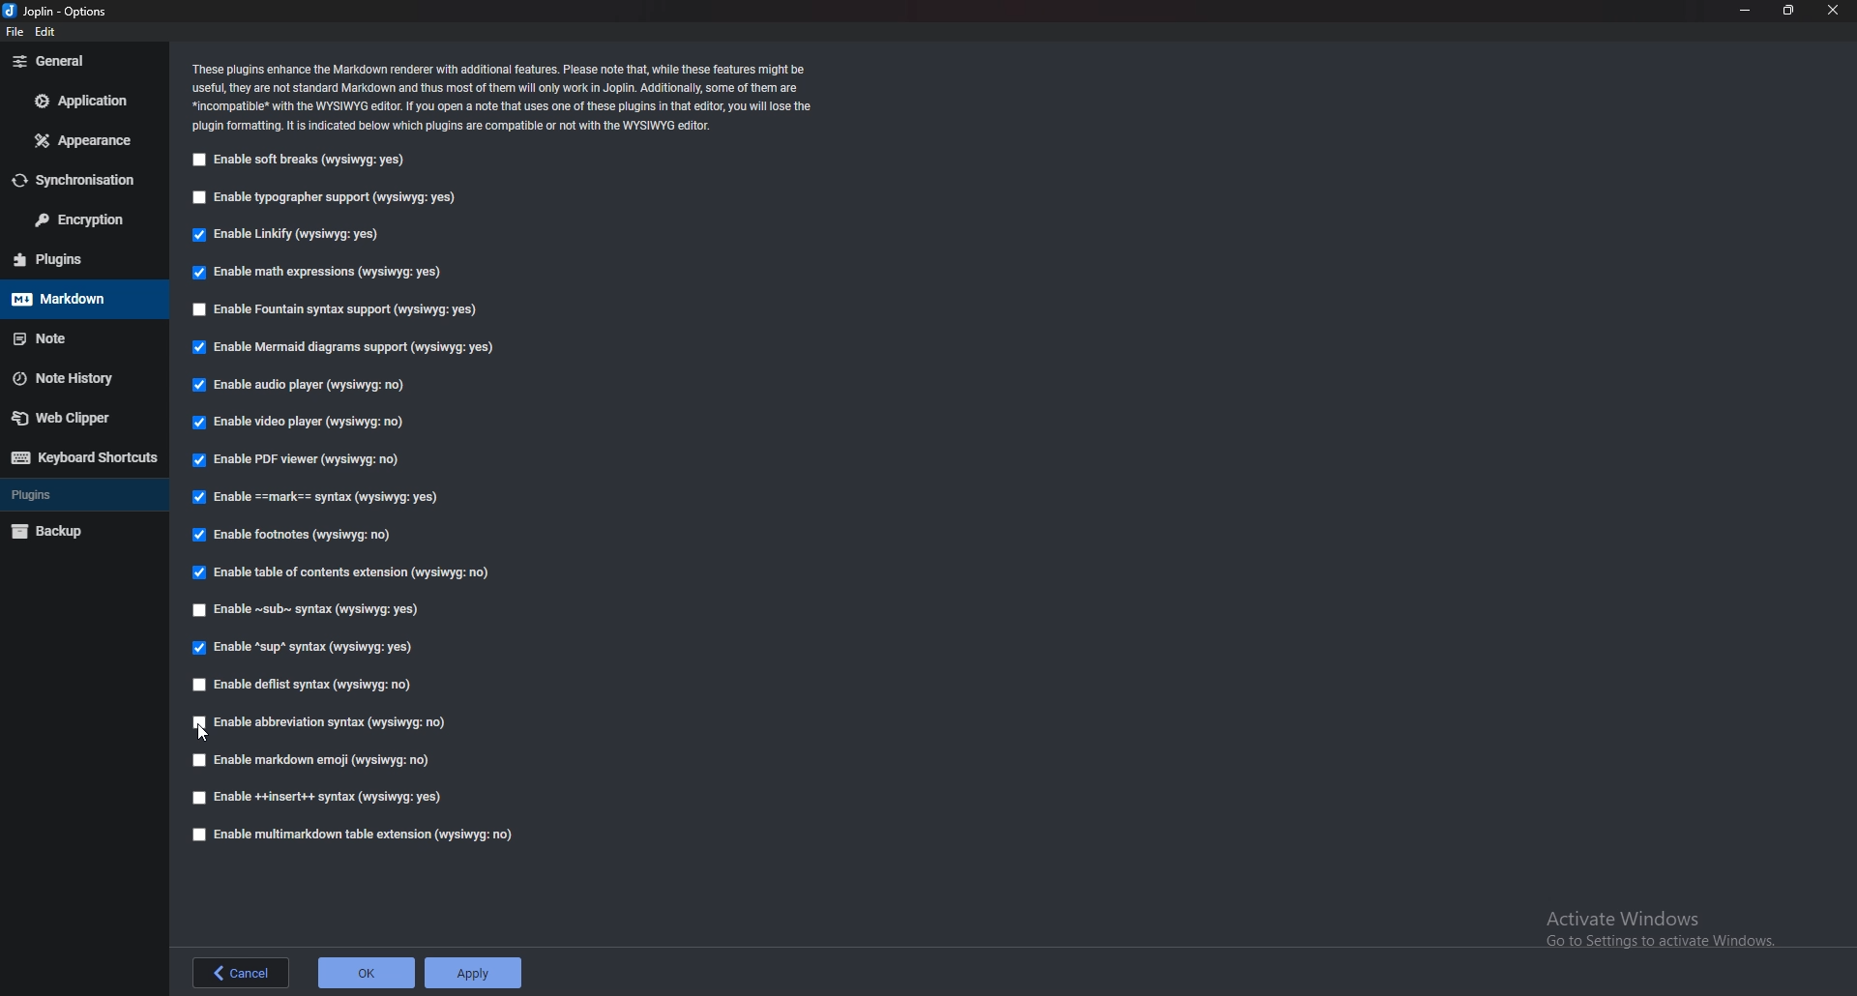 The width and height of the screenshot is (1857, 996). Describe the element at coordinates (78, 140) in the screenshot. I see `appearance` at that location.